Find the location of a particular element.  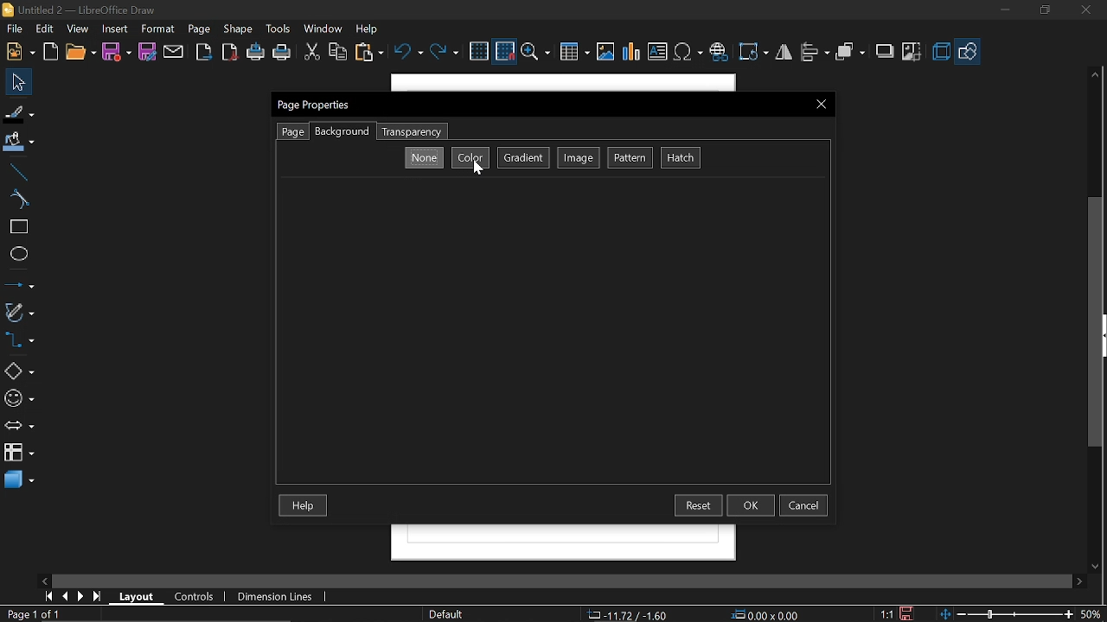

Untitled 2 - LibreOffice Draw is located at coordinates (87, 9).